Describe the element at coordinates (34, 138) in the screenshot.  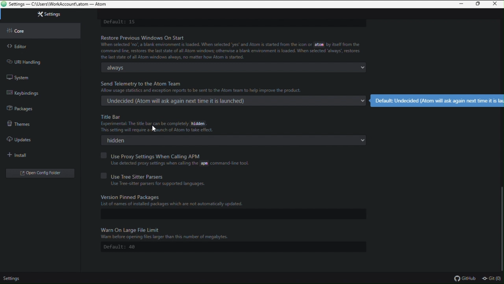
I see `updates` at that location.